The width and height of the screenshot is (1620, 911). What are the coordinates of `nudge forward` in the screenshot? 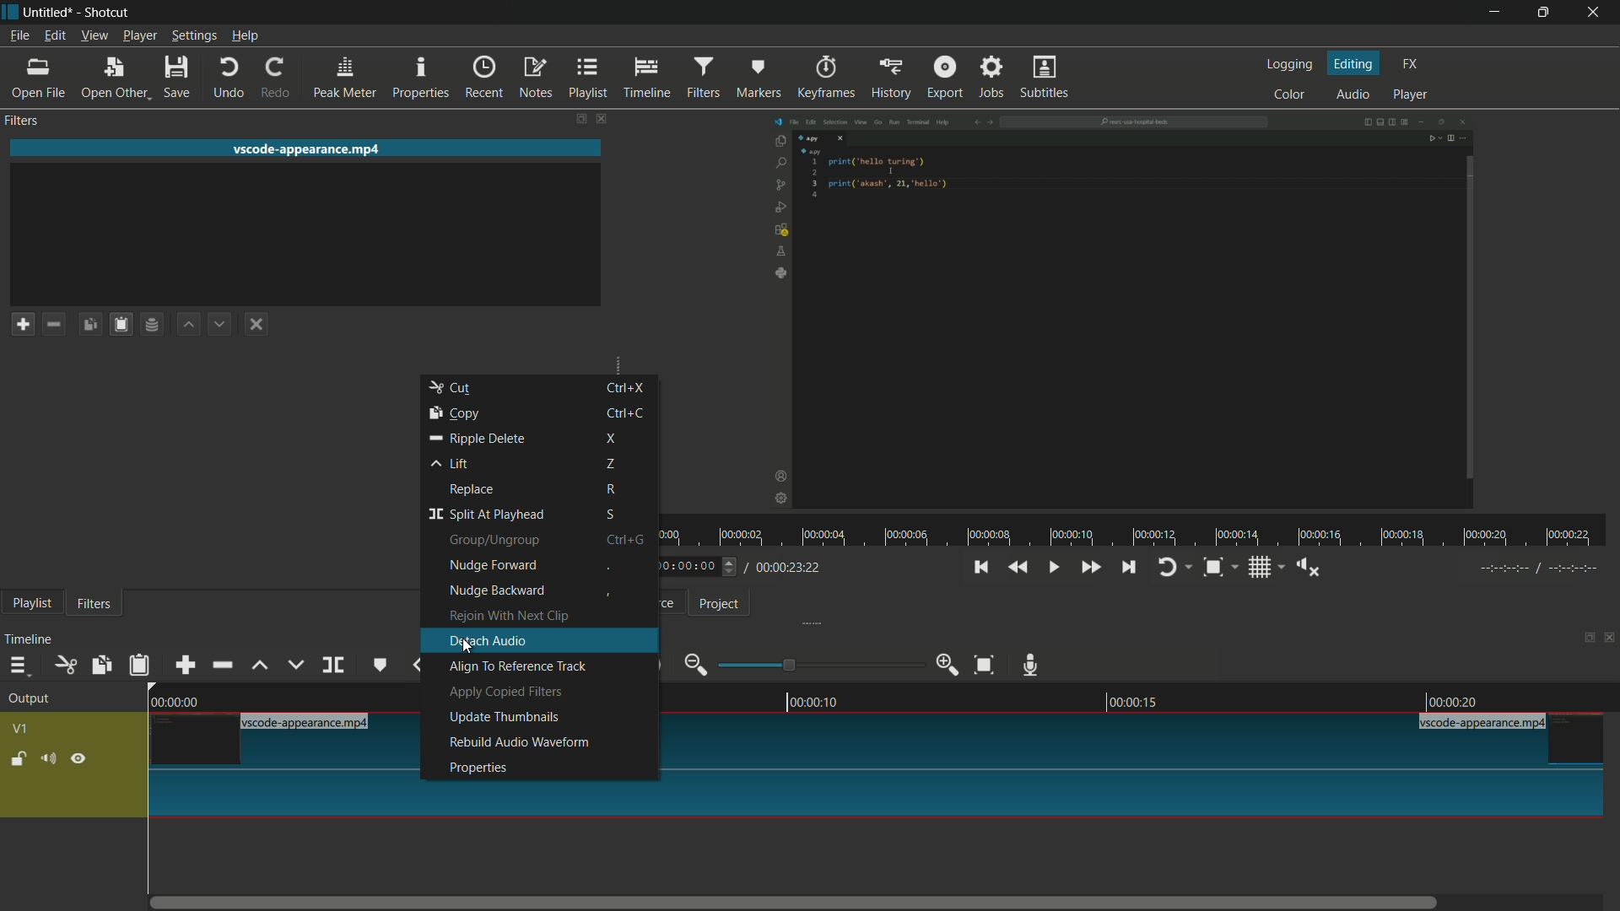 It's located at (494, 565).